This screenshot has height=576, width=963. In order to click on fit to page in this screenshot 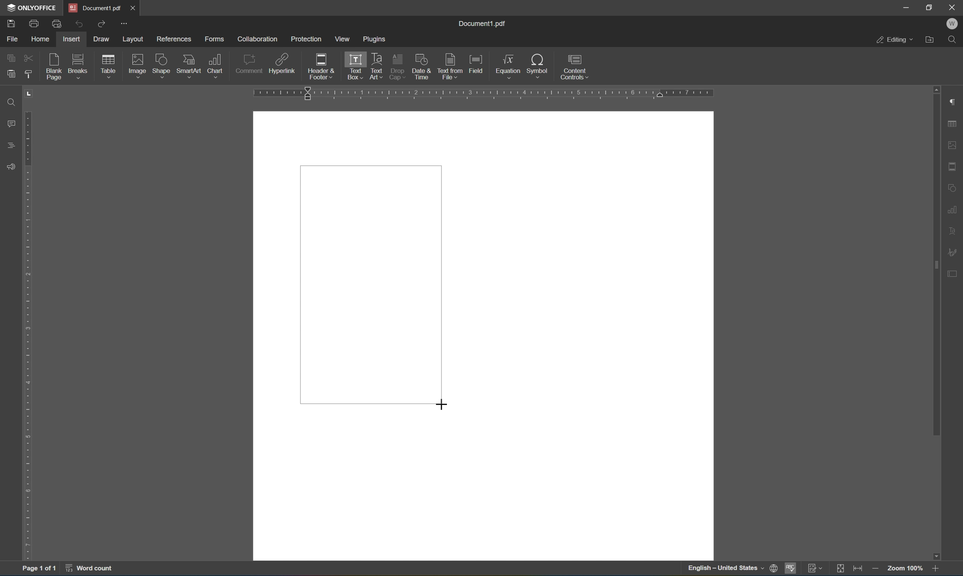, I will do `click(840, 569)`.